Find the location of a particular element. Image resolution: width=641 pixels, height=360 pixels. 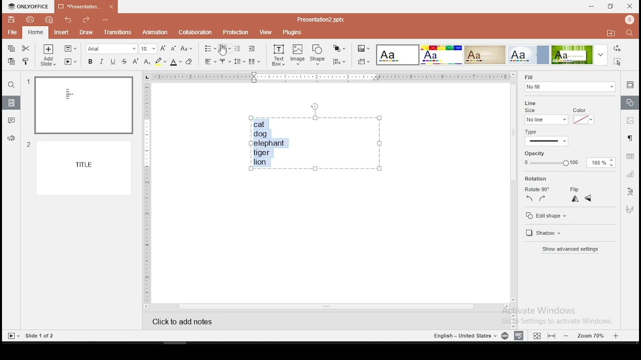

insert is located at coordinates (61, 31).